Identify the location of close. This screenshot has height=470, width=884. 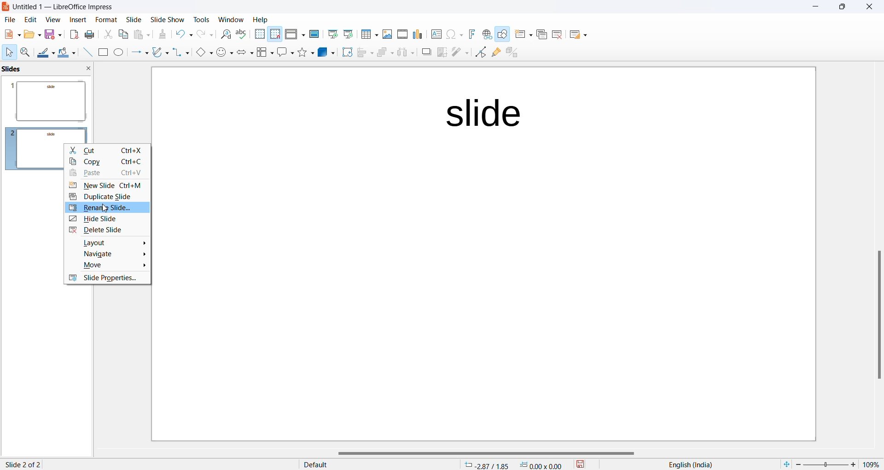
(869, 8).